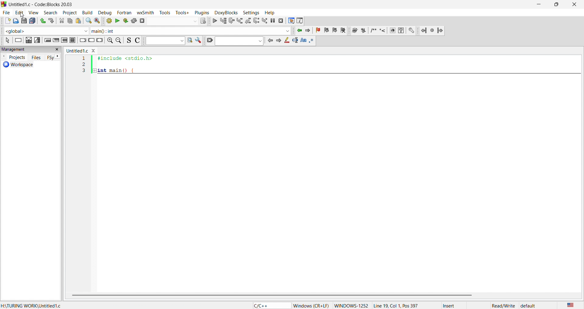  I want to click on Insert, so click(454, 305).